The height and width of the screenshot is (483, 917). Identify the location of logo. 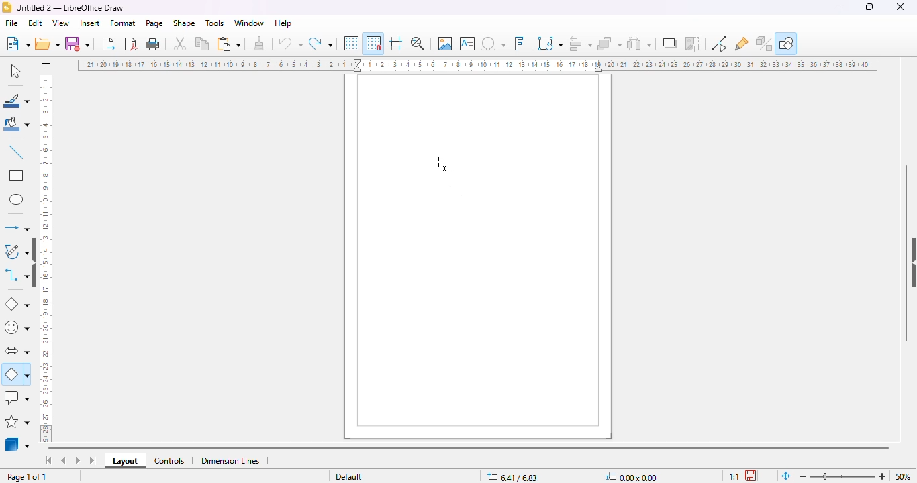
(7, 7).